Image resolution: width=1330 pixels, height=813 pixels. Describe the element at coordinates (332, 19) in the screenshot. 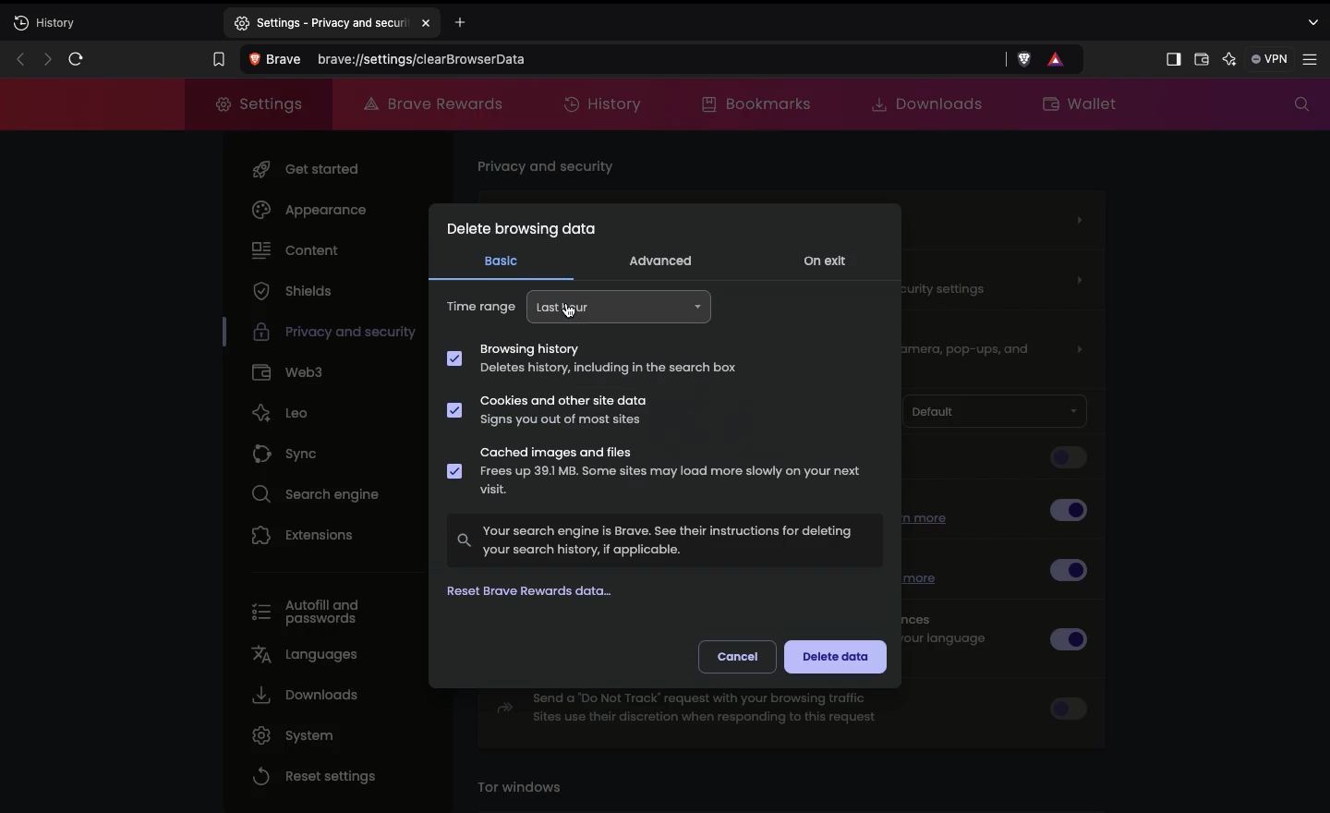

I see `settings-privacy and security` at that location.